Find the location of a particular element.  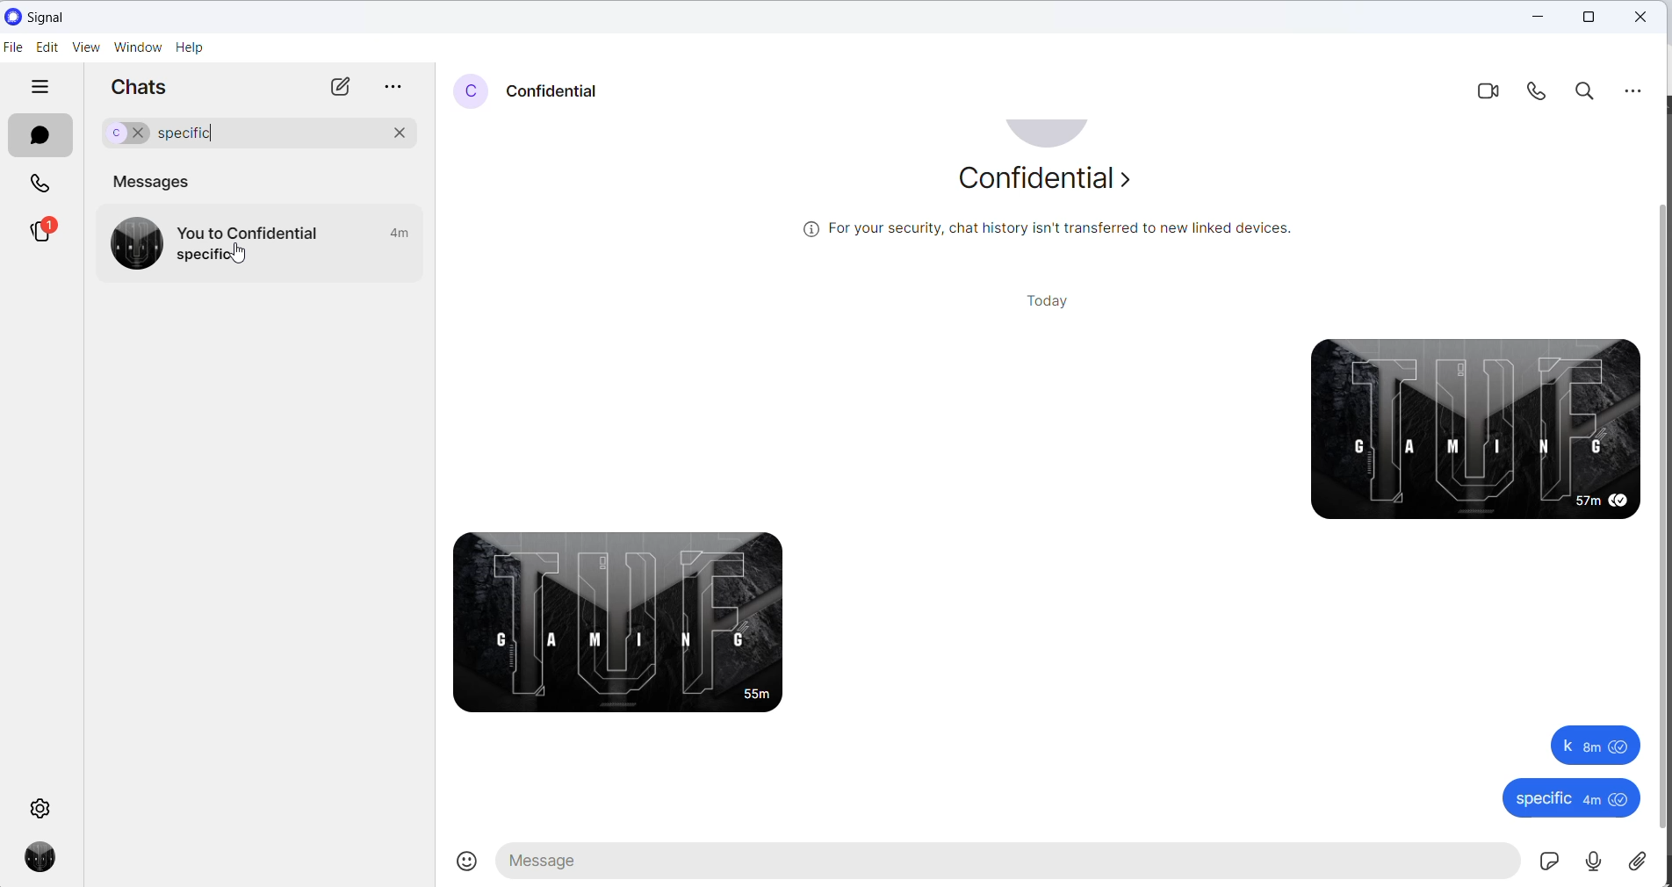

application name and logo is located at coordinates (47, 15).